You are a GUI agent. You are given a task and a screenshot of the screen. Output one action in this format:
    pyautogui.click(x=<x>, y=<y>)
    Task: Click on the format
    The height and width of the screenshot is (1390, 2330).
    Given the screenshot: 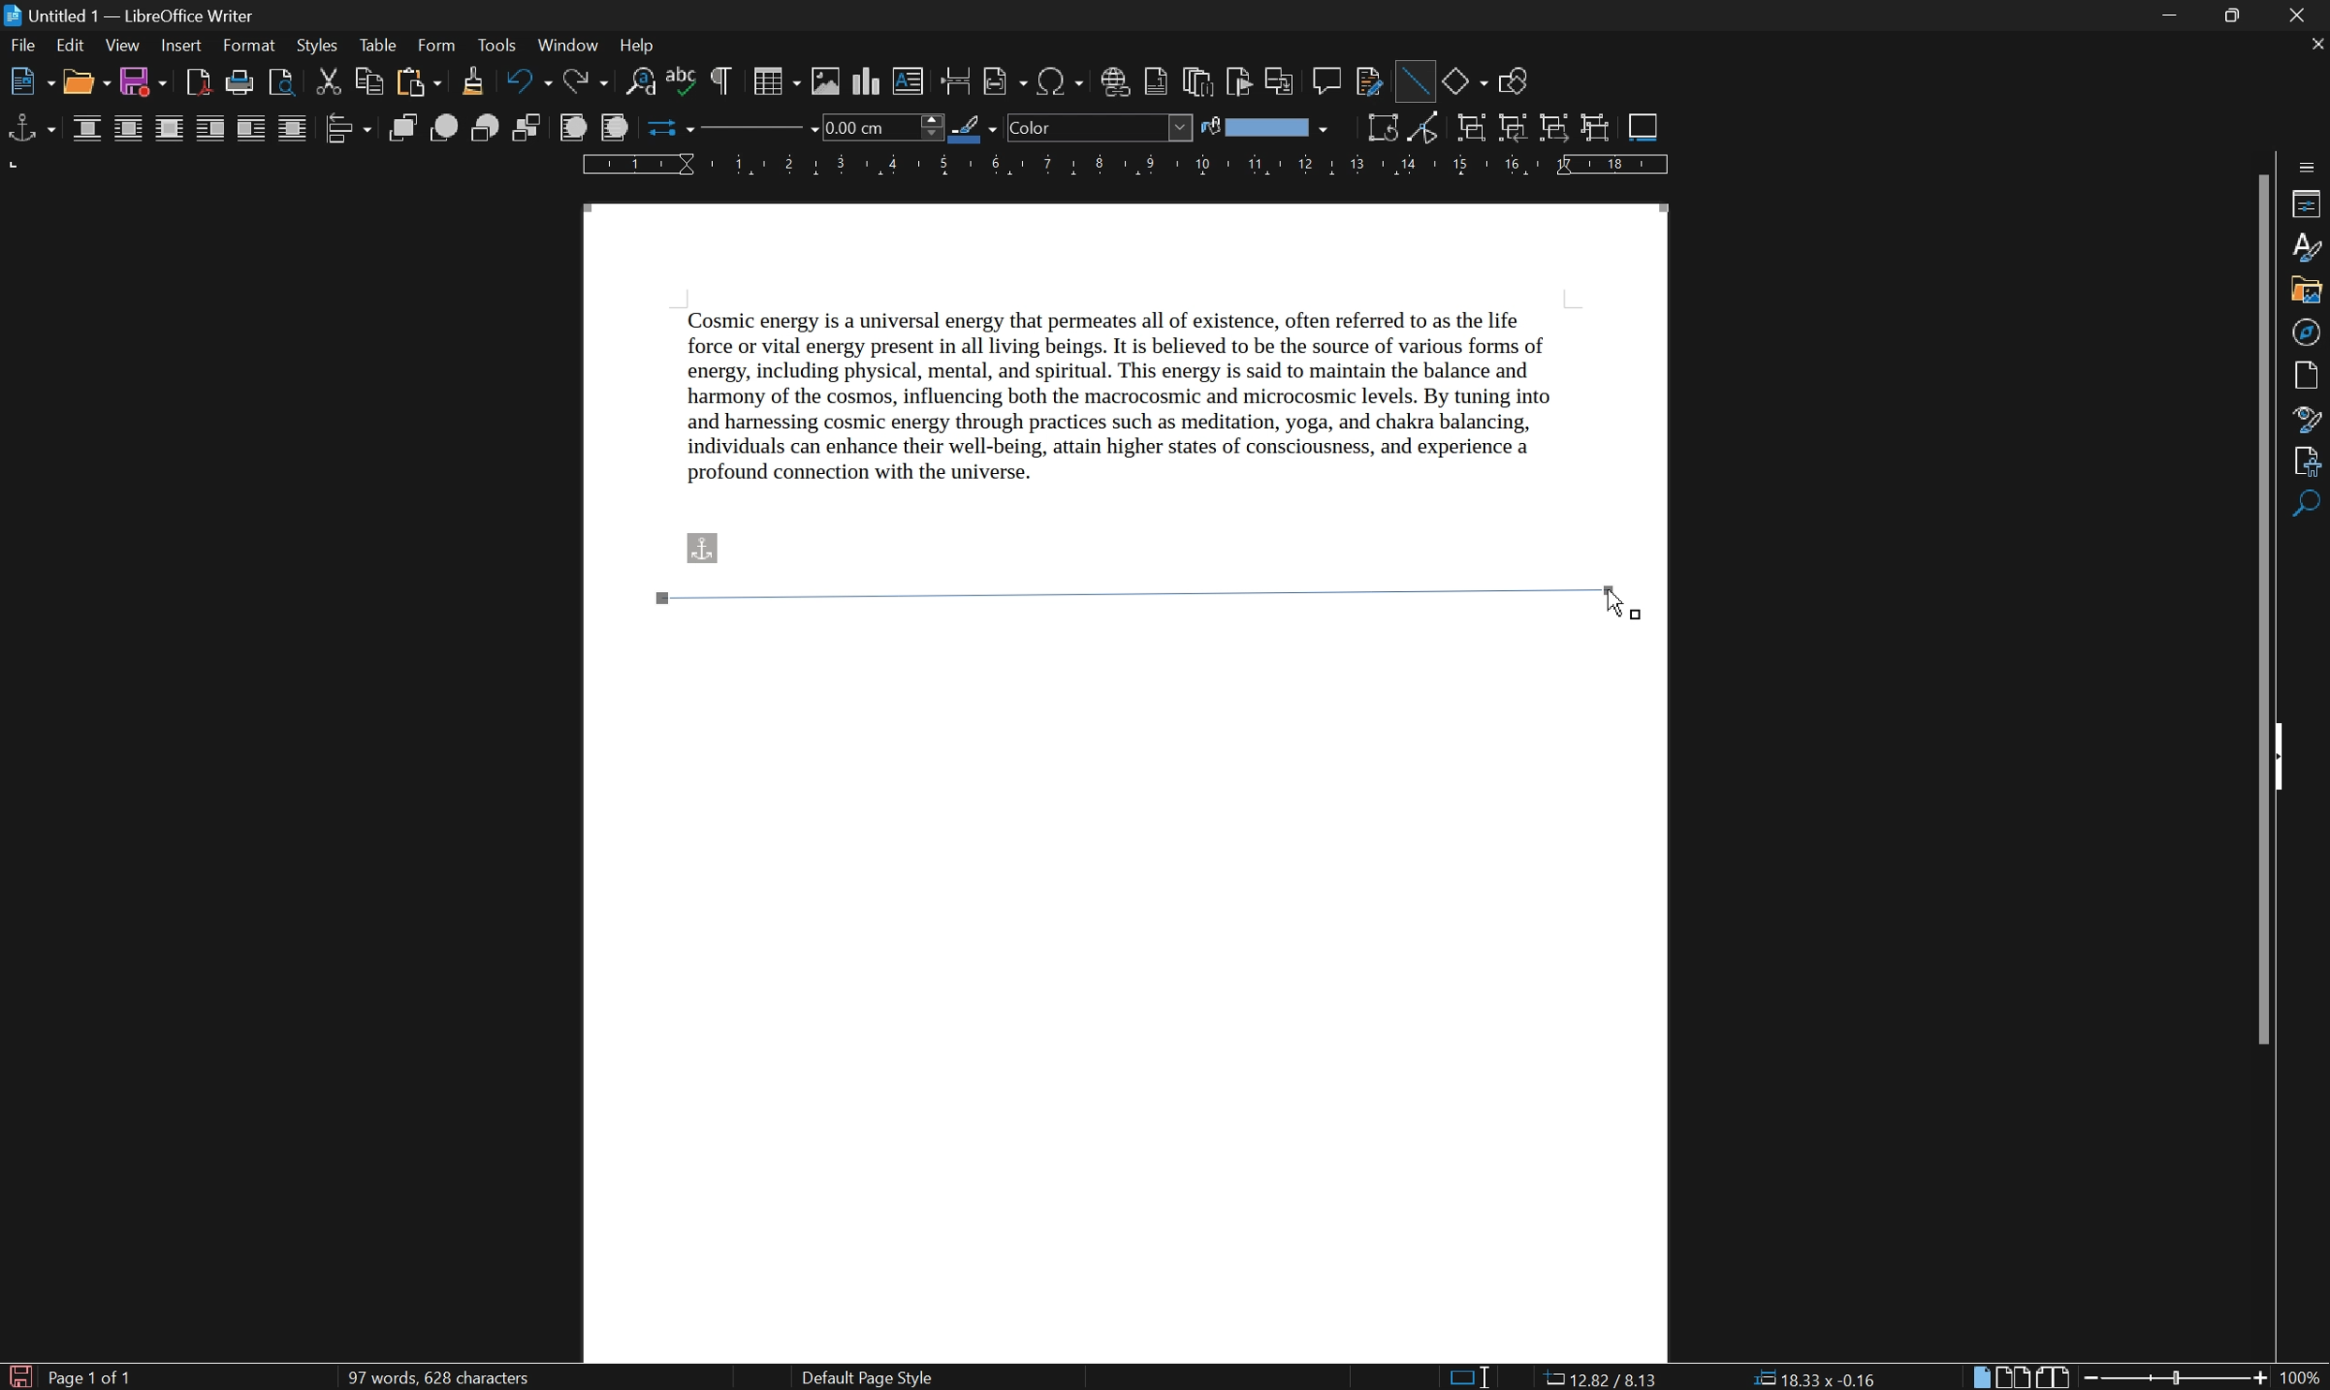 What is the action you would take?
    pyautogui.click(x=250, y=46)
    